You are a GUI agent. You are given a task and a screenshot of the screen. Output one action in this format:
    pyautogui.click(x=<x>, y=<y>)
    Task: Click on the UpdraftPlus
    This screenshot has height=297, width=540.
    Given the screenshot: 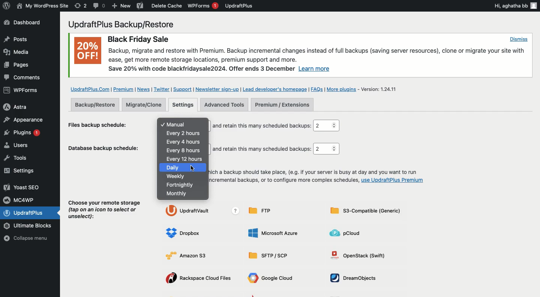 What is the action you would take?
    pyautogui.click(x=239, y=6)
    